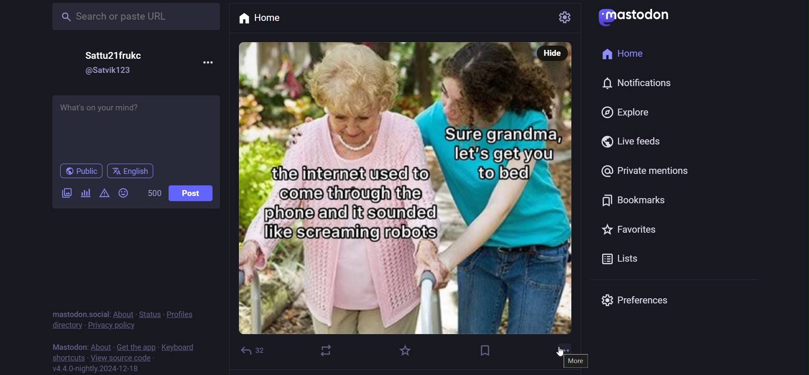 The image size is (809, 375). I want to click on image/video, so click(67, 193).